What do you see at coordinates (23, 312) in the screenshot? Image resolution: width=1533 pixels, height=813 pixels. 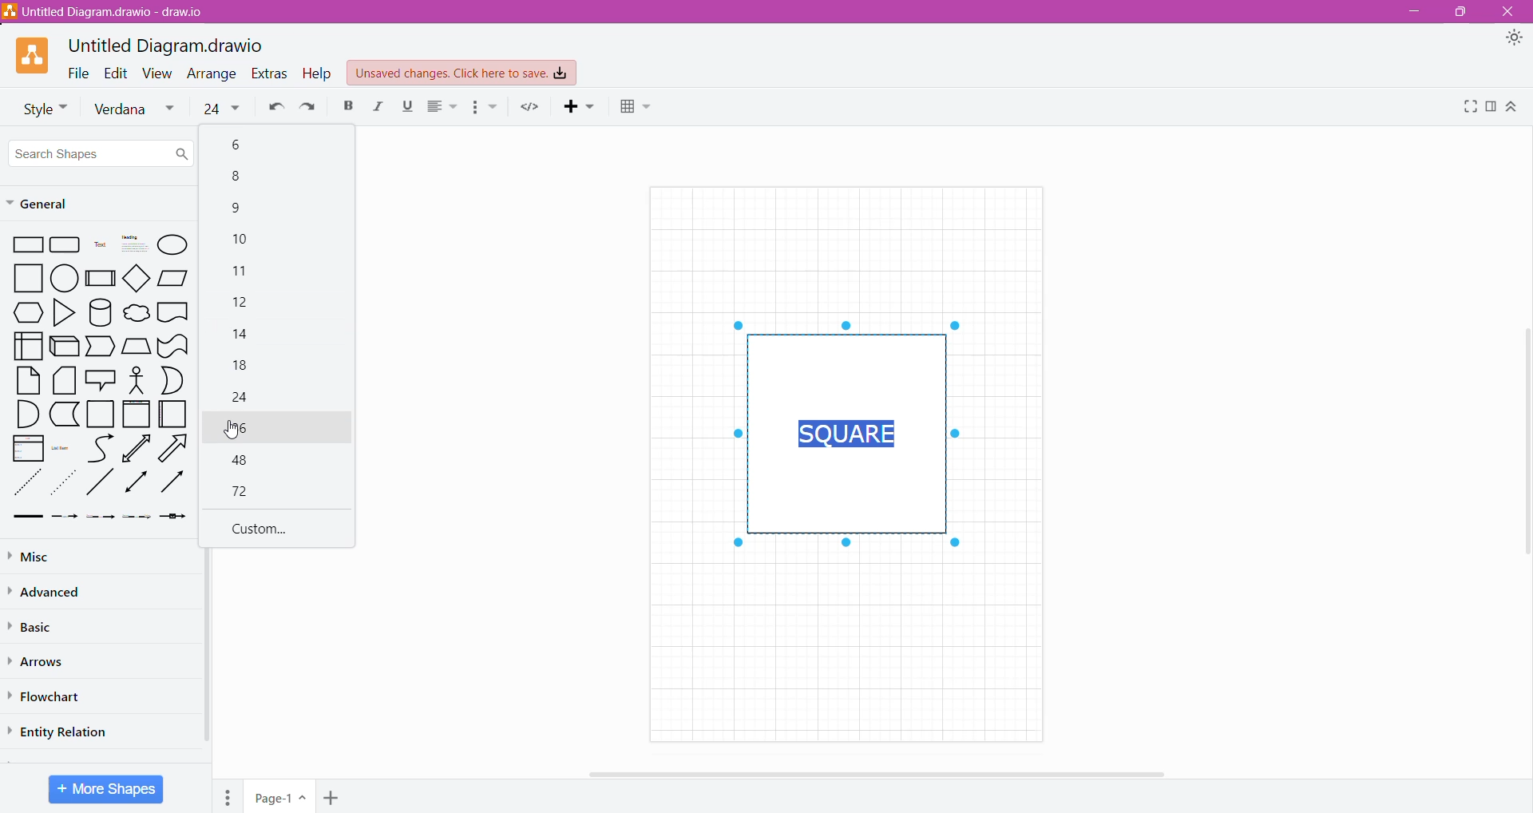 I see `Preparation` at bounding box center [23, 312].